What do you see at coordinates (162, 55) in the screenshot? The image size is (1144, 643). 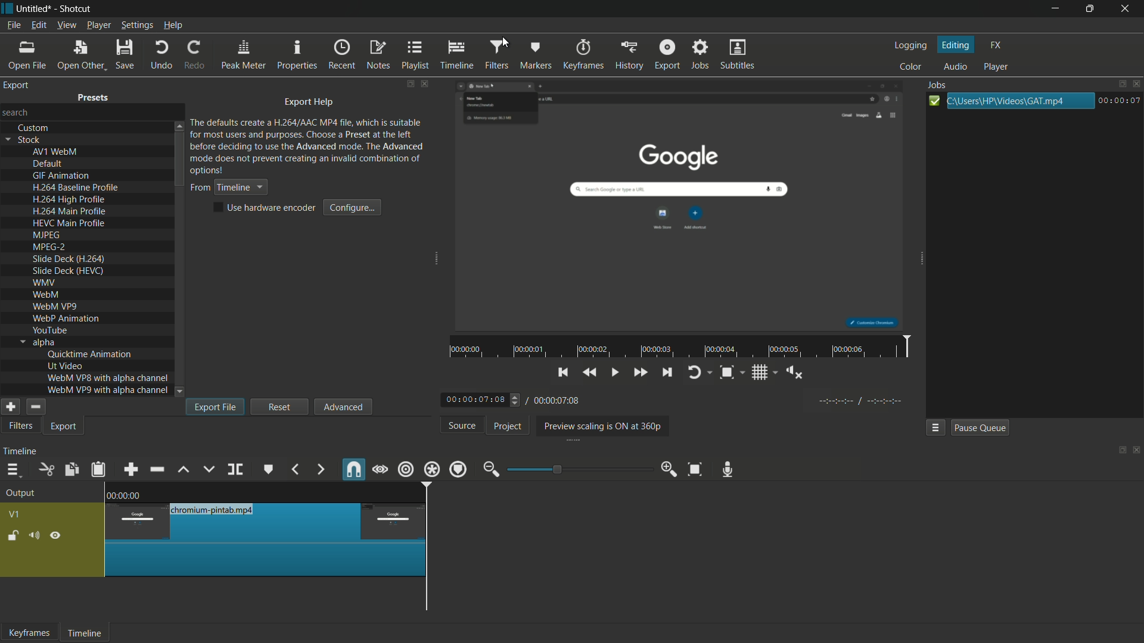 I see `undo` at bounding box center [162, 55].